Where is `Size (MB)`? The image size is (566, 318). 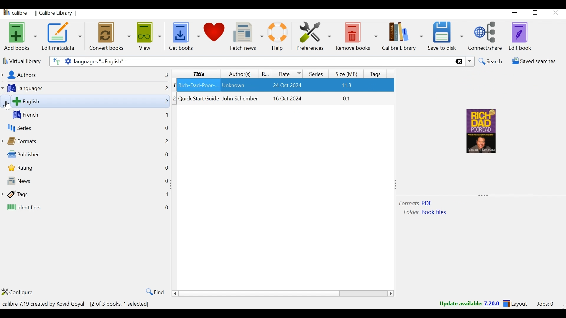
Size (MB) is located at coordinates (348, 73).